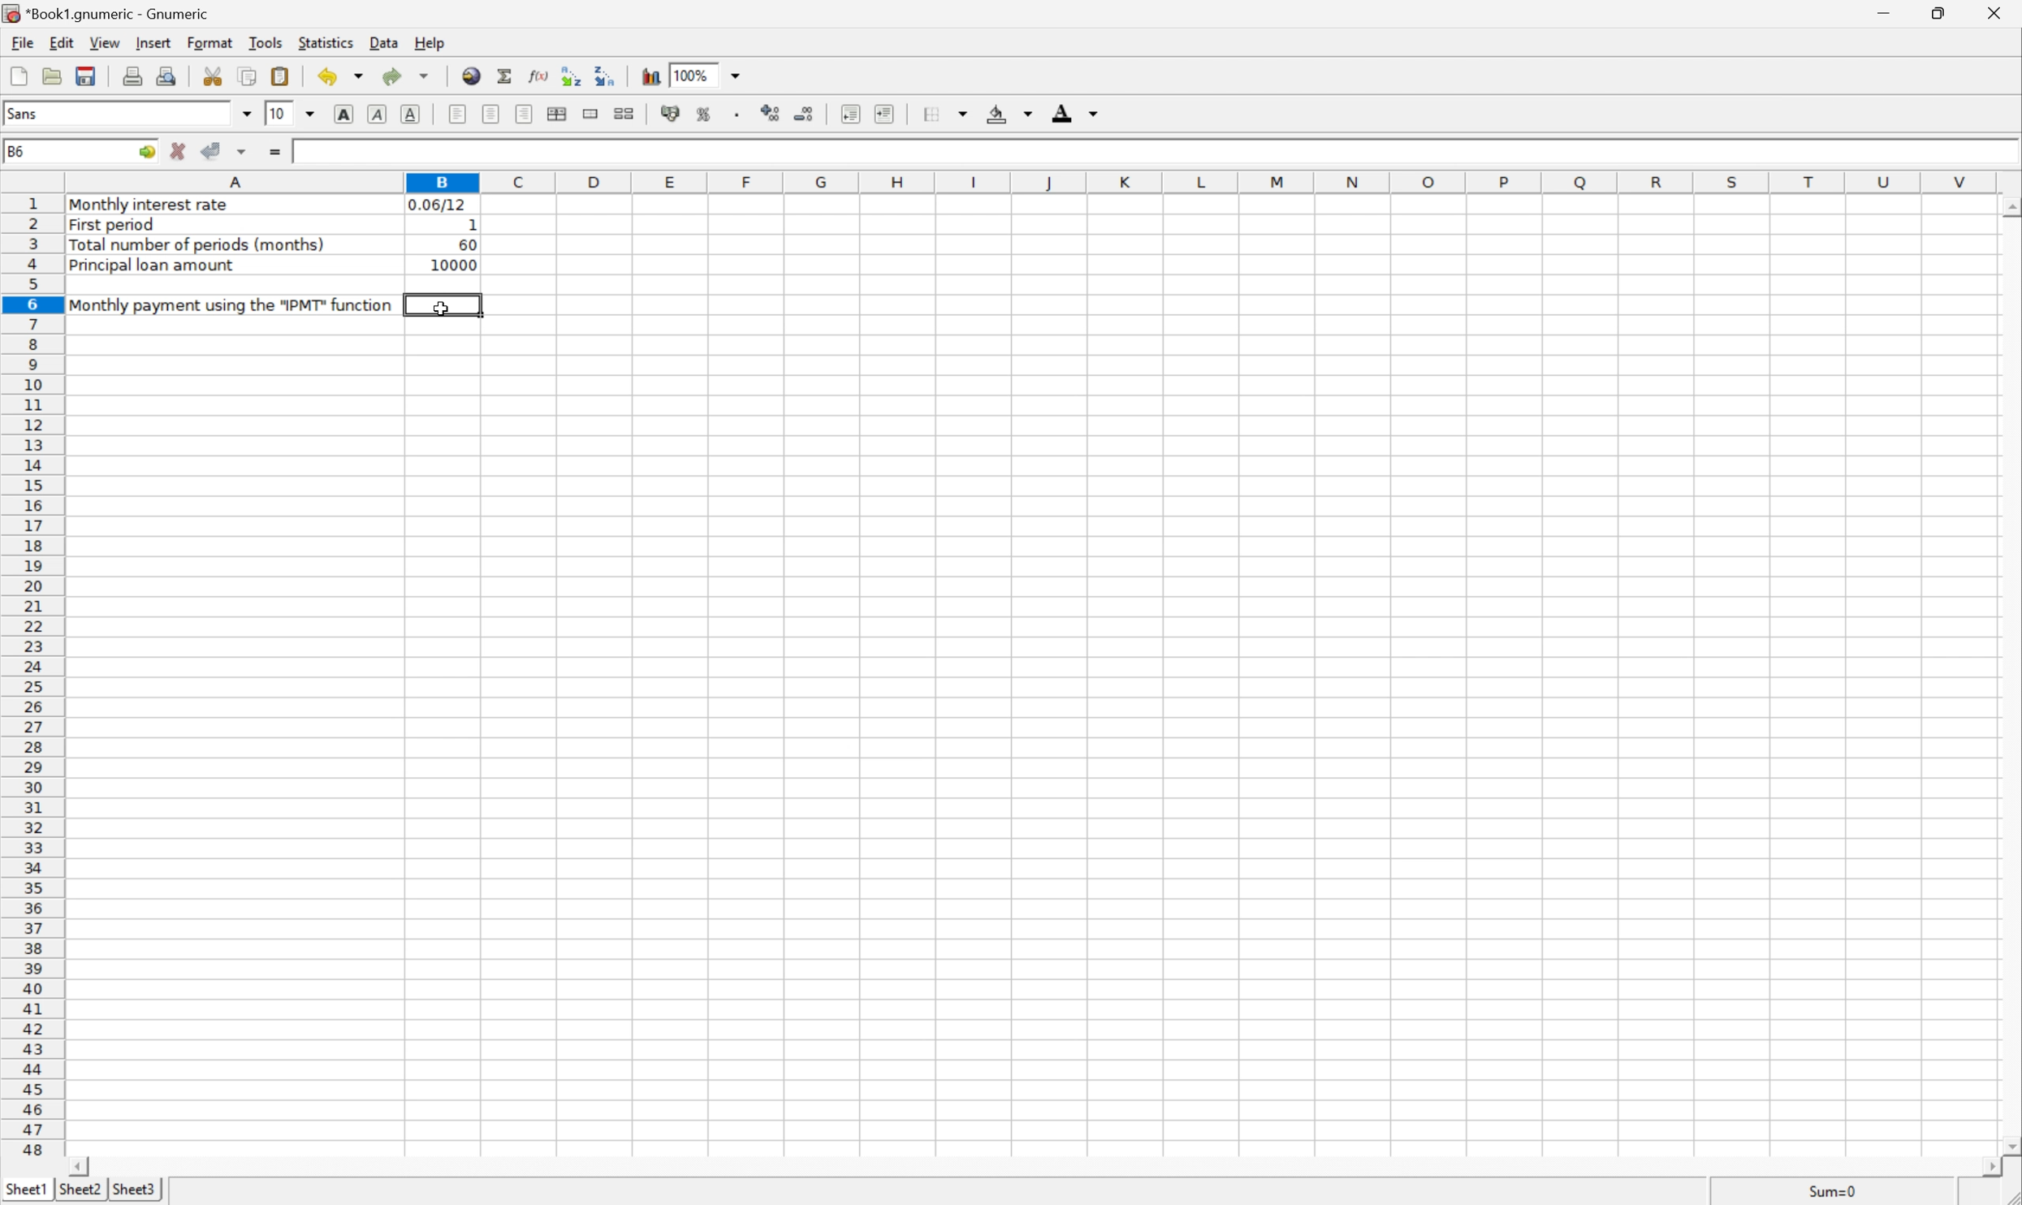 This screenshot has height=1205, width=2022. I want to click on Center horizontally, so click(492, 113).